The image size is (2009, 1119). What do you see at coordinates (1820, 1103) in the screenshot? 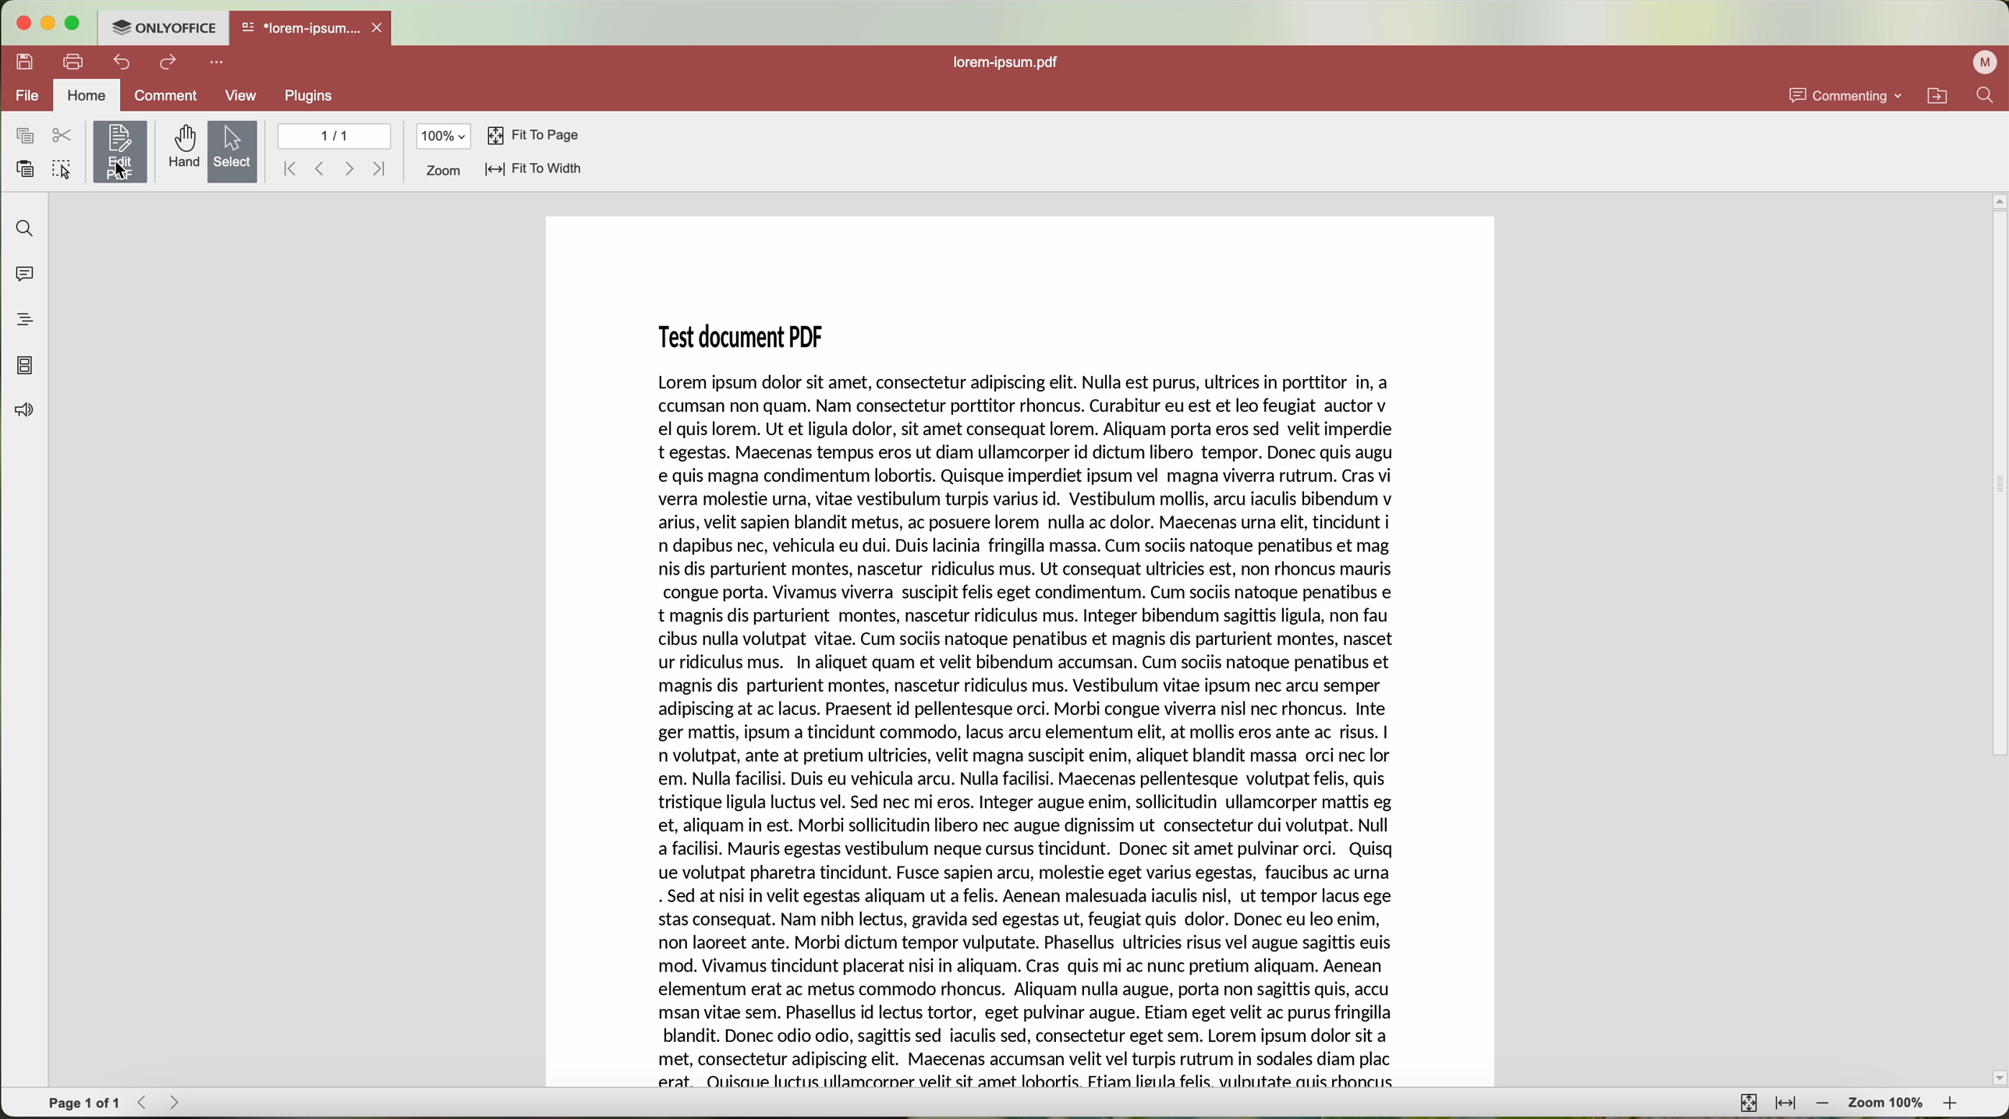
I see `zoom out` at bounding box center [1820, 1103].